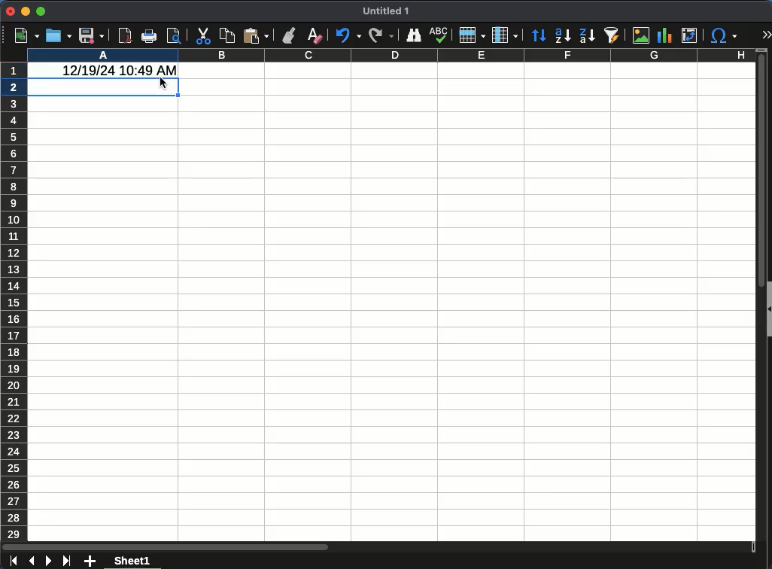 This screenshot has width=772, height=569. What do you see at coordinates (562, 37) in the screenshot?
I see `ascending` at bounding box center [562, 37].